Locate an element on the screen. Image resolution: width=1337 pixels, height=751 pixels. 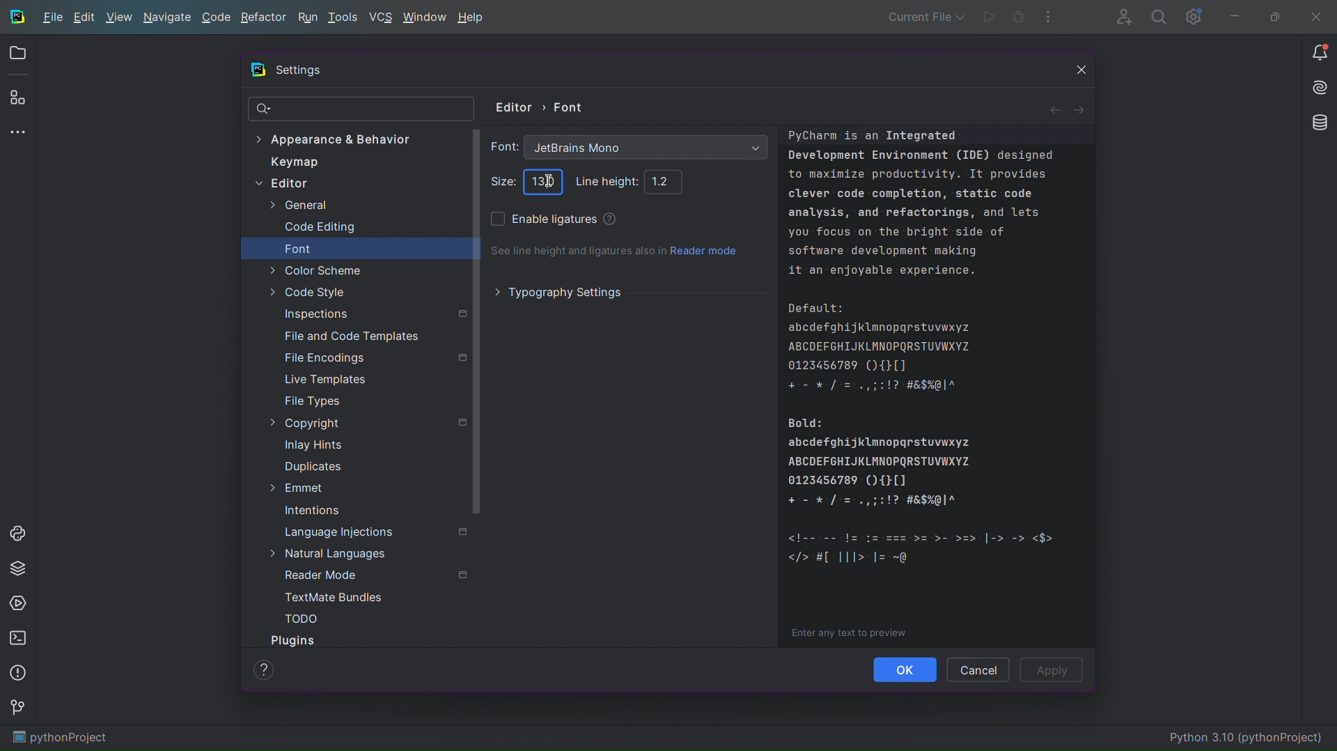
Intentions is located at coordinates (312, 511).